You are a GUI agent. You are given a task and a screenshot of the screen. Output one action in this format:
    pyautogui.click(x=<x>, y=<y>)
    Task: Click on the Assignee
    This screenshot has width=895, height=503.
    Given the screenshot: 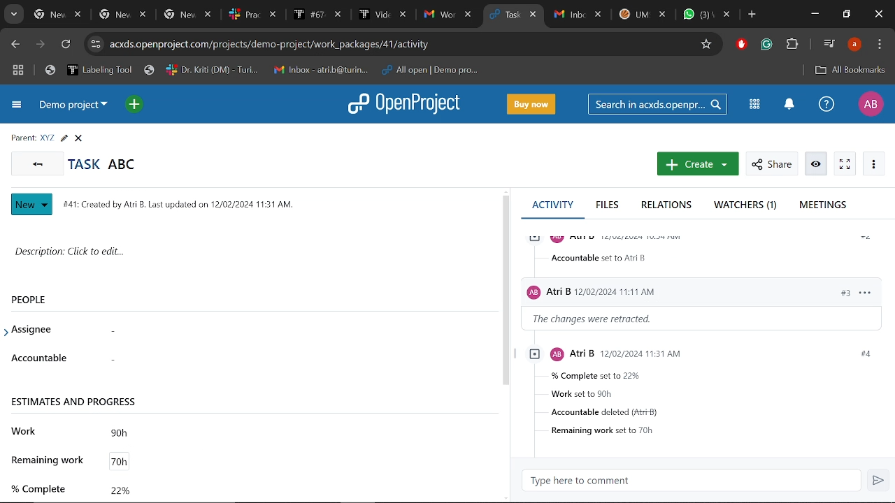 What is the action you would take?
    pyautogui.click(x=282, y=327)
    